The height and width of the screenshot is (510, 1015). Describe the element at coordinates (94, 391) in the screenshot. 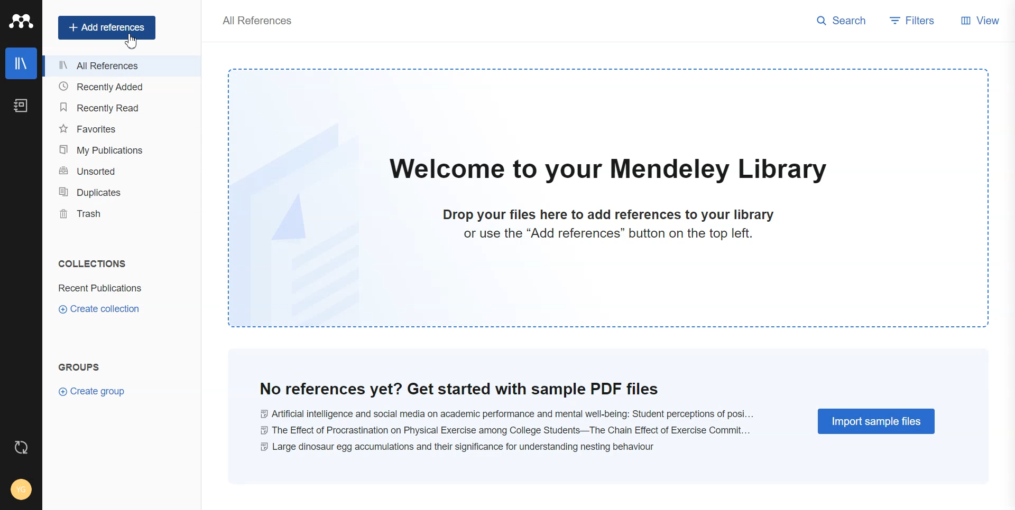

I see `Create Group` at that location.